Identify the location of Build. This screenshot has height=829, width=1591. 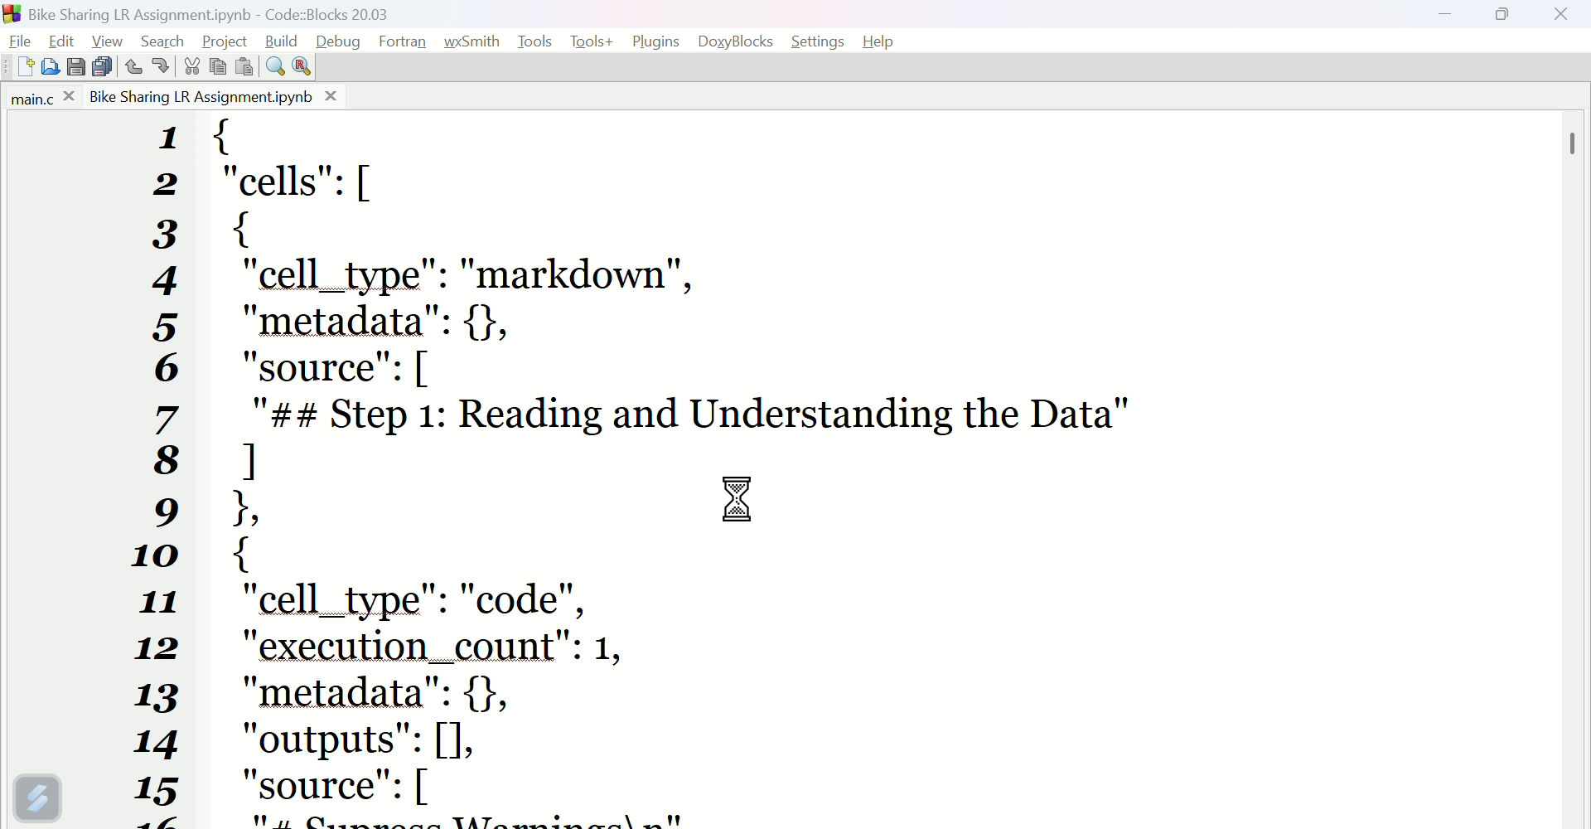
(284, 40).